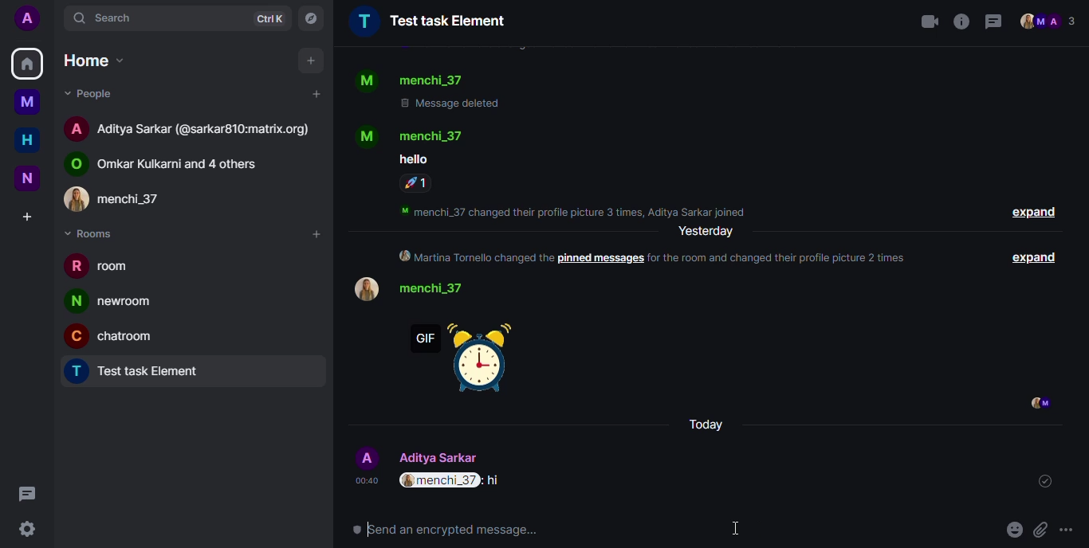 The width and height of the screenshot is (1089, 548). I want to click on profile, so click(27, 19).